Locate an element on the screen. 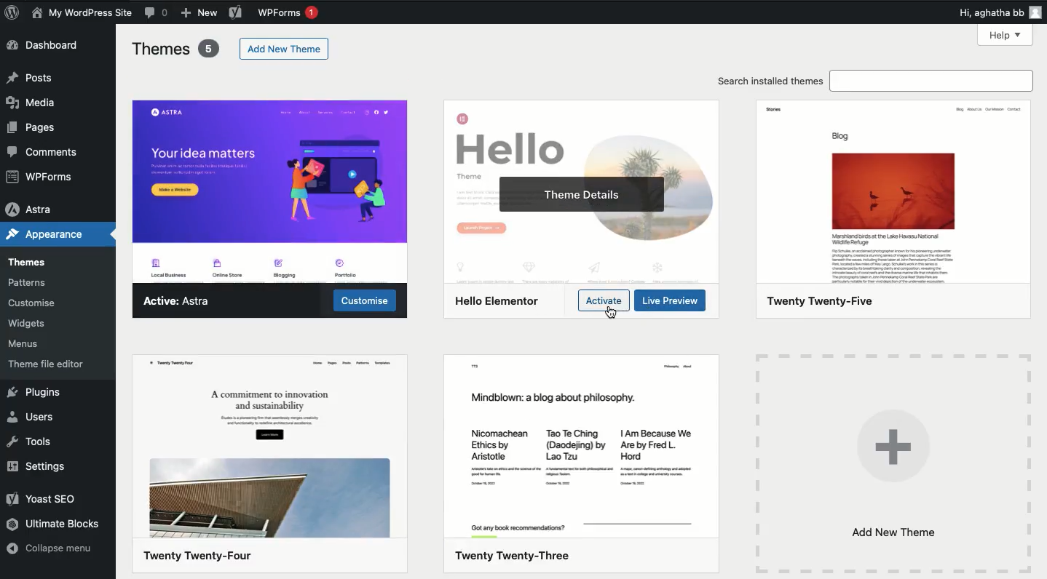 The image size is (1047, 579). 2025 is located at coordinates (896, 207).